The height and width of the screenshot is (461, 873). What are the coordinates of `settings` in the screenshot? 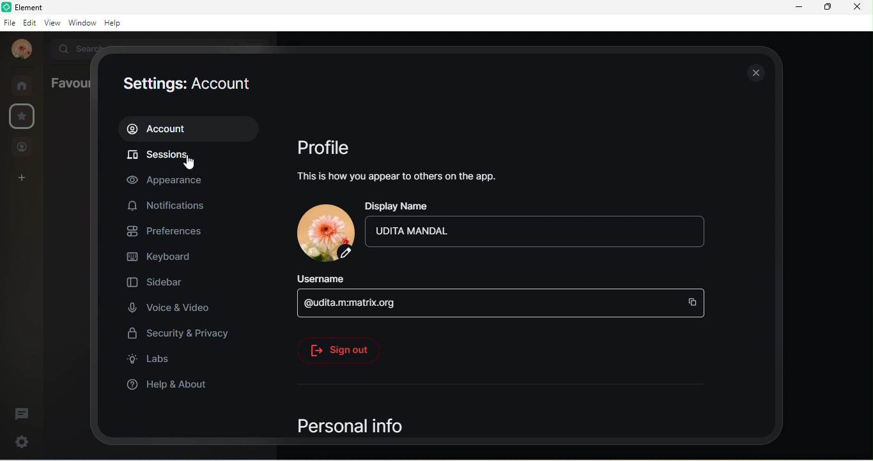 It's located at (24, 116).